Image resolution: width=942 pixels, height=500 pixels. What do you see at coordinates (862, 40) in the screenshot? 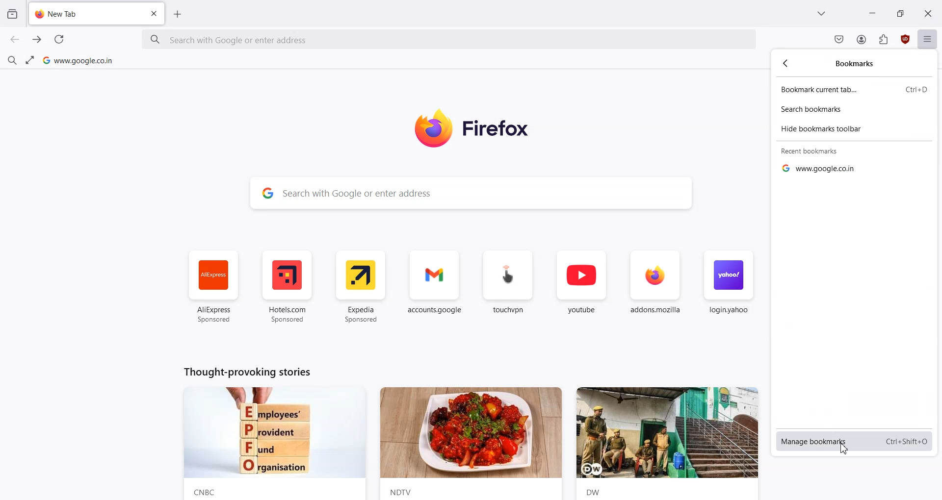
I see `Account` at bounding box center [862, 40].